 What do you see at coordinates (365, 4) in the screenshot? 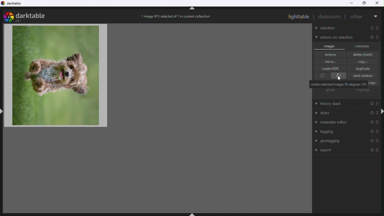
I see `Restore` at bounding box center [365, 4].